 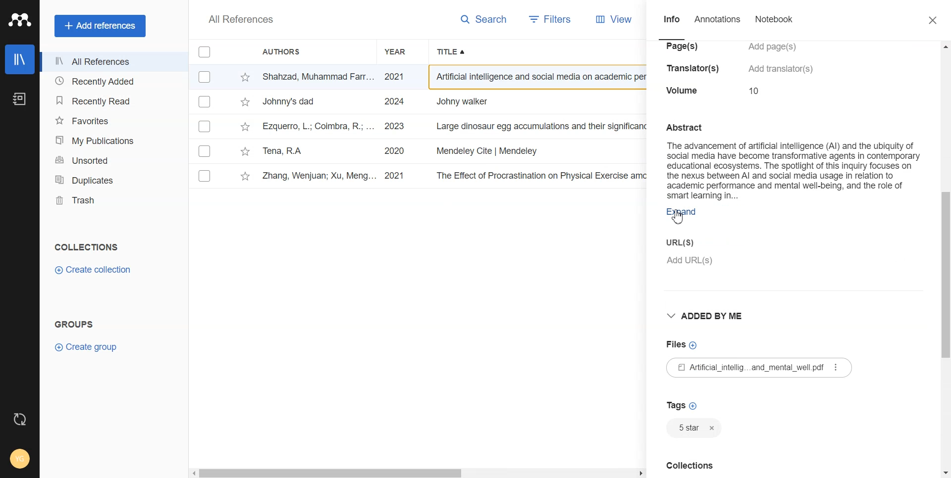 What do you see at coordinates (692, 68) in the screenshot?
I see `translators` at bounding box center [692, 68].